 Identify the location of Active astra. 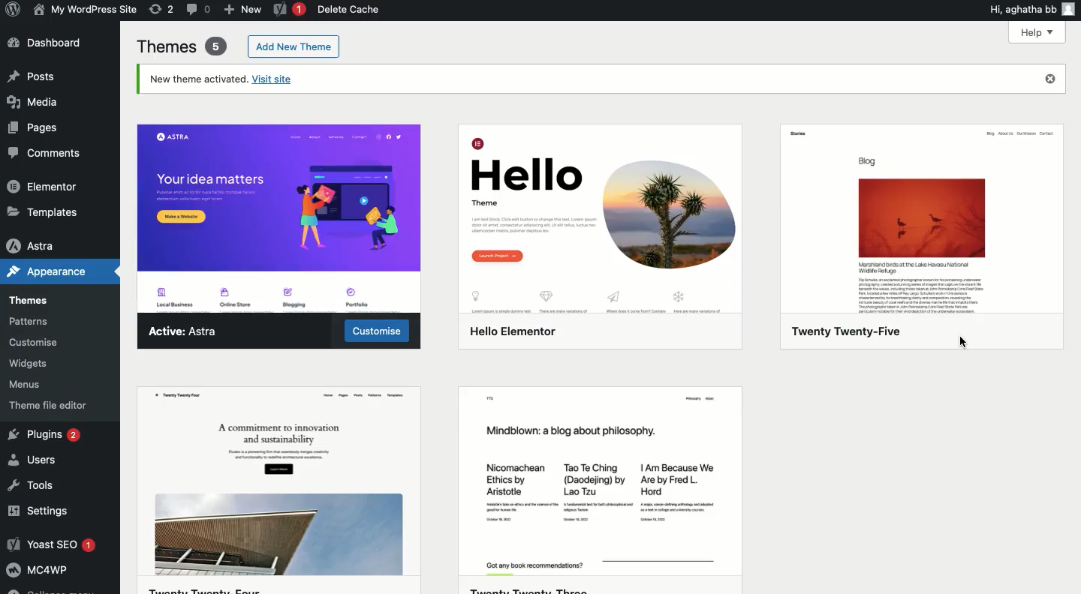
(184, 330).